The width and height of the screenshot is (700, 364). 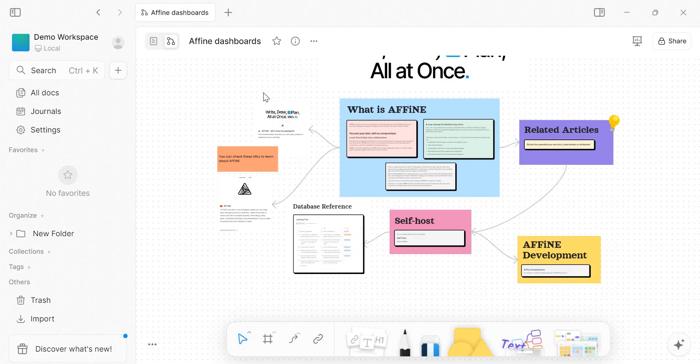 I want to click on favorite symbol, so click(x=68, y=175).